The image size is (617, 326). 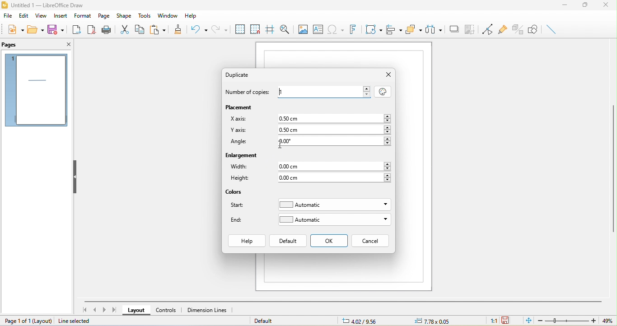 I want to click on hide, so click(x=76, y=176).